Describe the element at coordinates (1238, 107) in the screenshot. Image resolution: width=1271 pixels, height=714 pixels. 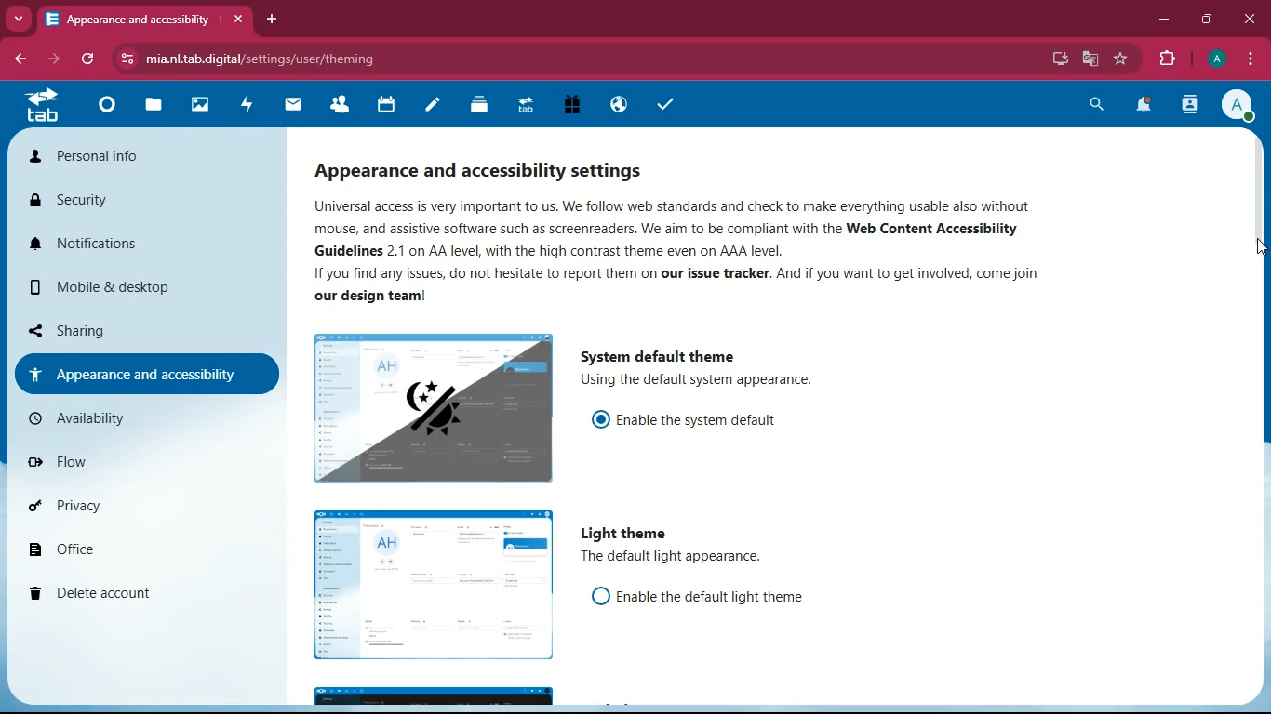
I see `profile` at that location.